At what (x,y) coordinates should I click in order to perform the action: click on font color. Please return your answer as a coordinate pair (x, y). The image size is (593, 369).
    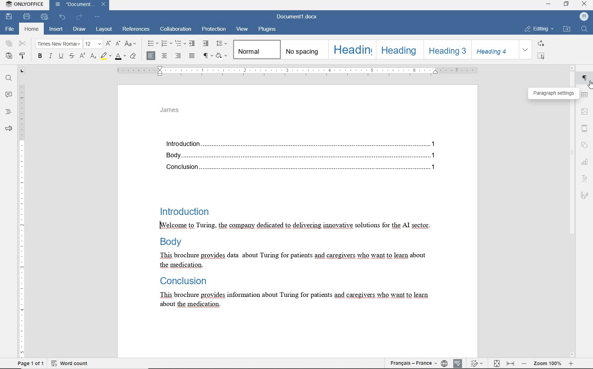
    Looking at the image, I should click on (120, 57).